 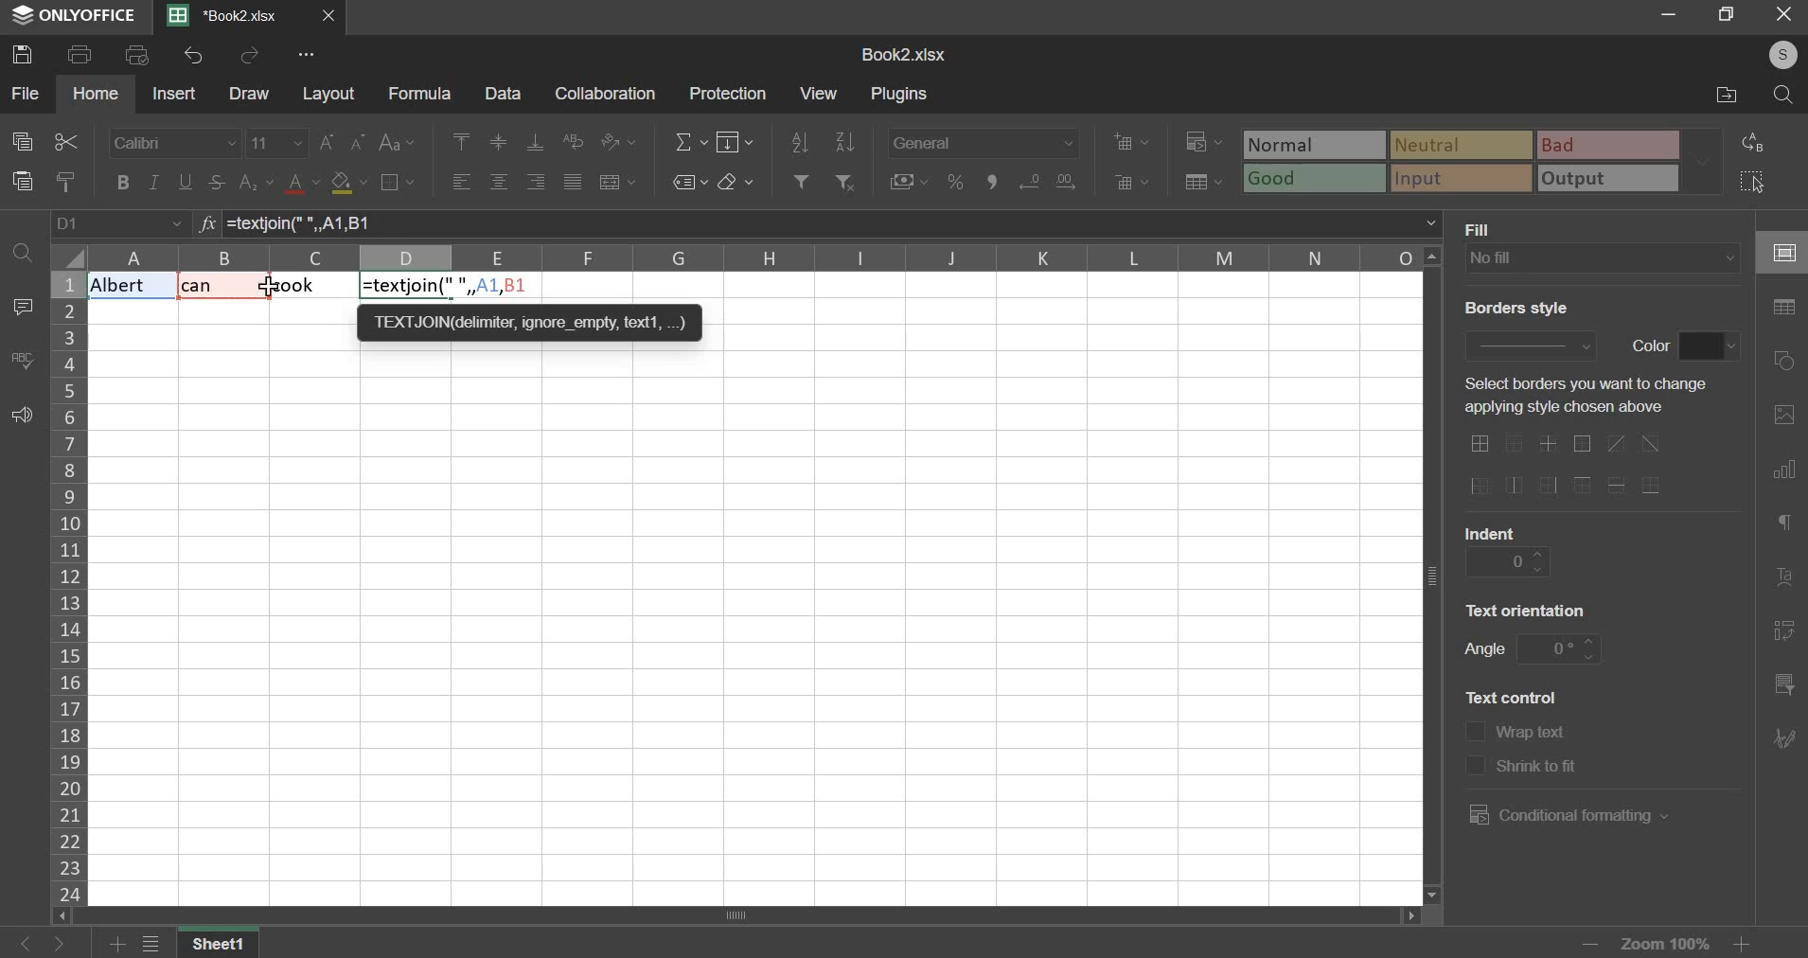 What do you see at coordinates (537, 182) in the screenshot?
I see `align right` at bounding box center [537, 182].